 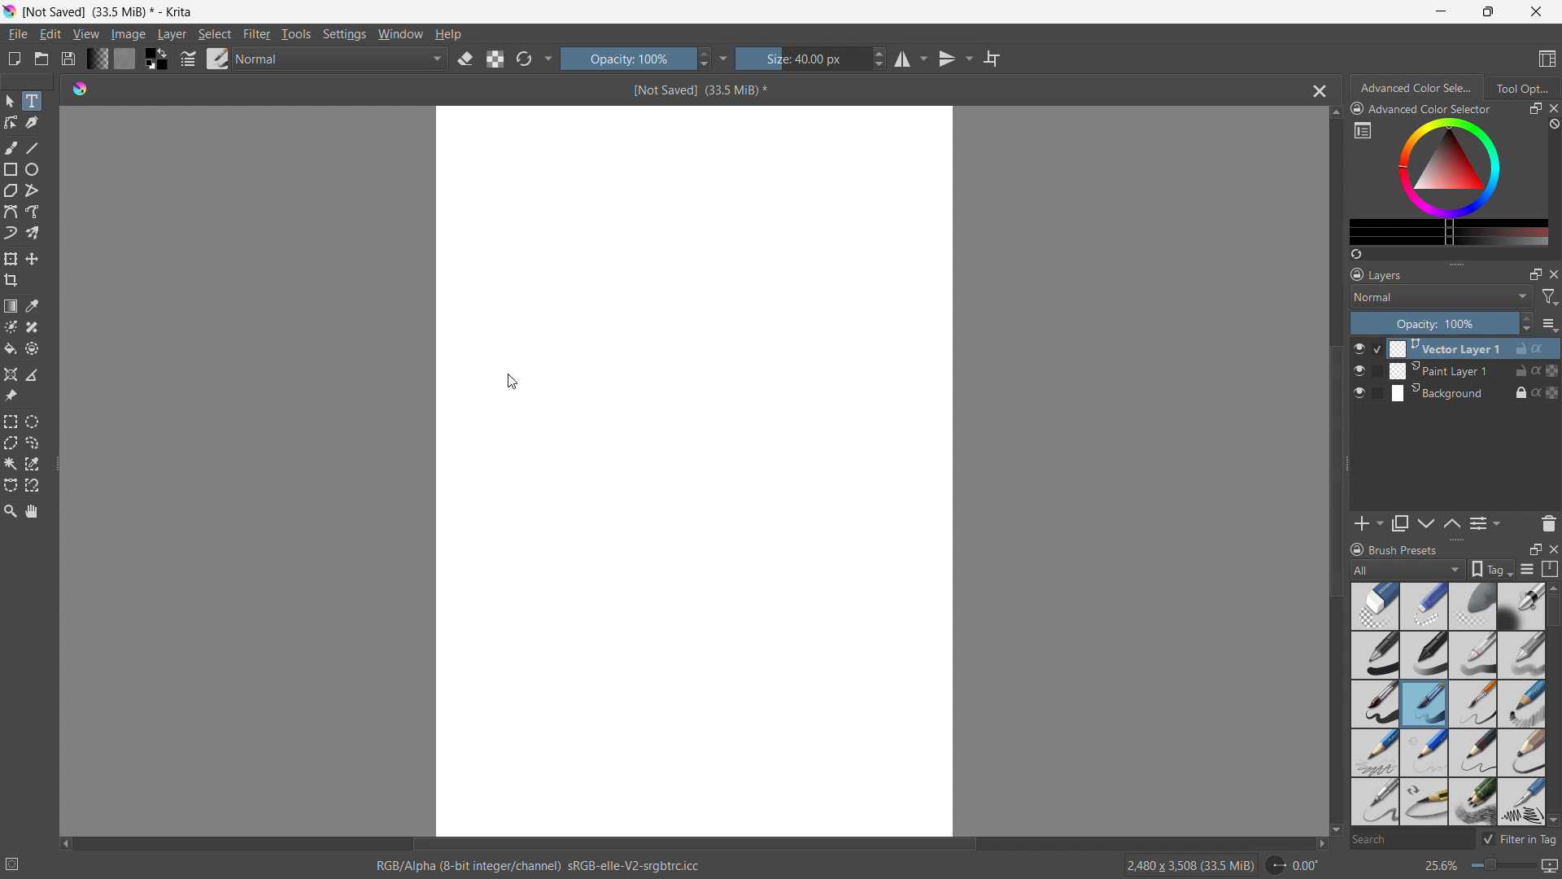 What do you see at coordinates (9, 101) in the screenshot?
I see `select shapes tool` at bounding box center [9, 101].